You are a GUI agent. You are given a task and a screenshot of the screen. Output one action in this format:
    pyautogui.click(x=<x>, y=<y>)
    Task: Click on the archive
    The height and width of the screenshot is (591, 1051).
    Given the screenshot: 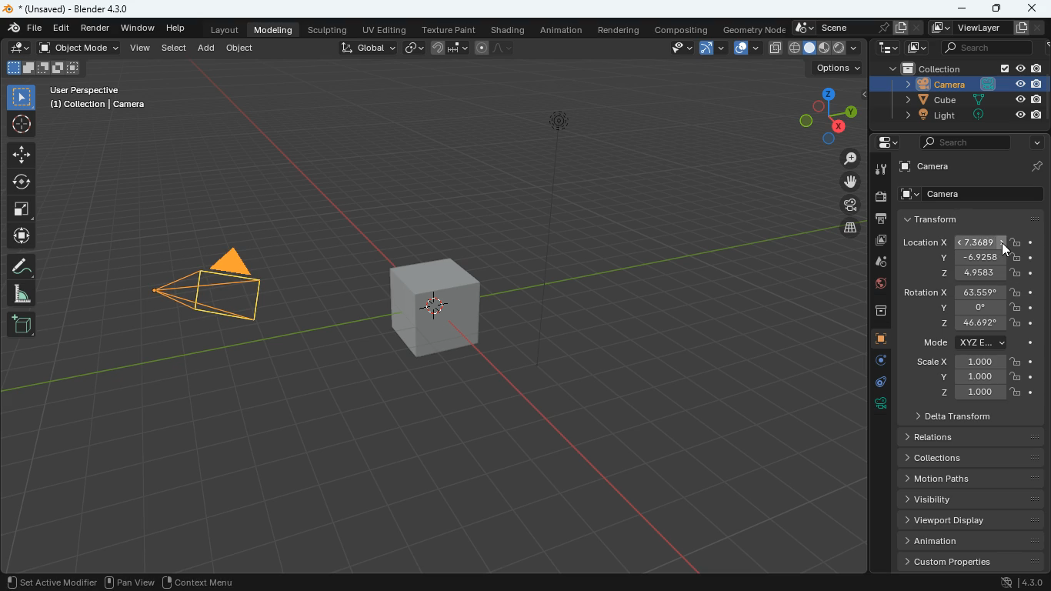 What is the action you would take?
    pyautogui.click(x=872, y=312)
    